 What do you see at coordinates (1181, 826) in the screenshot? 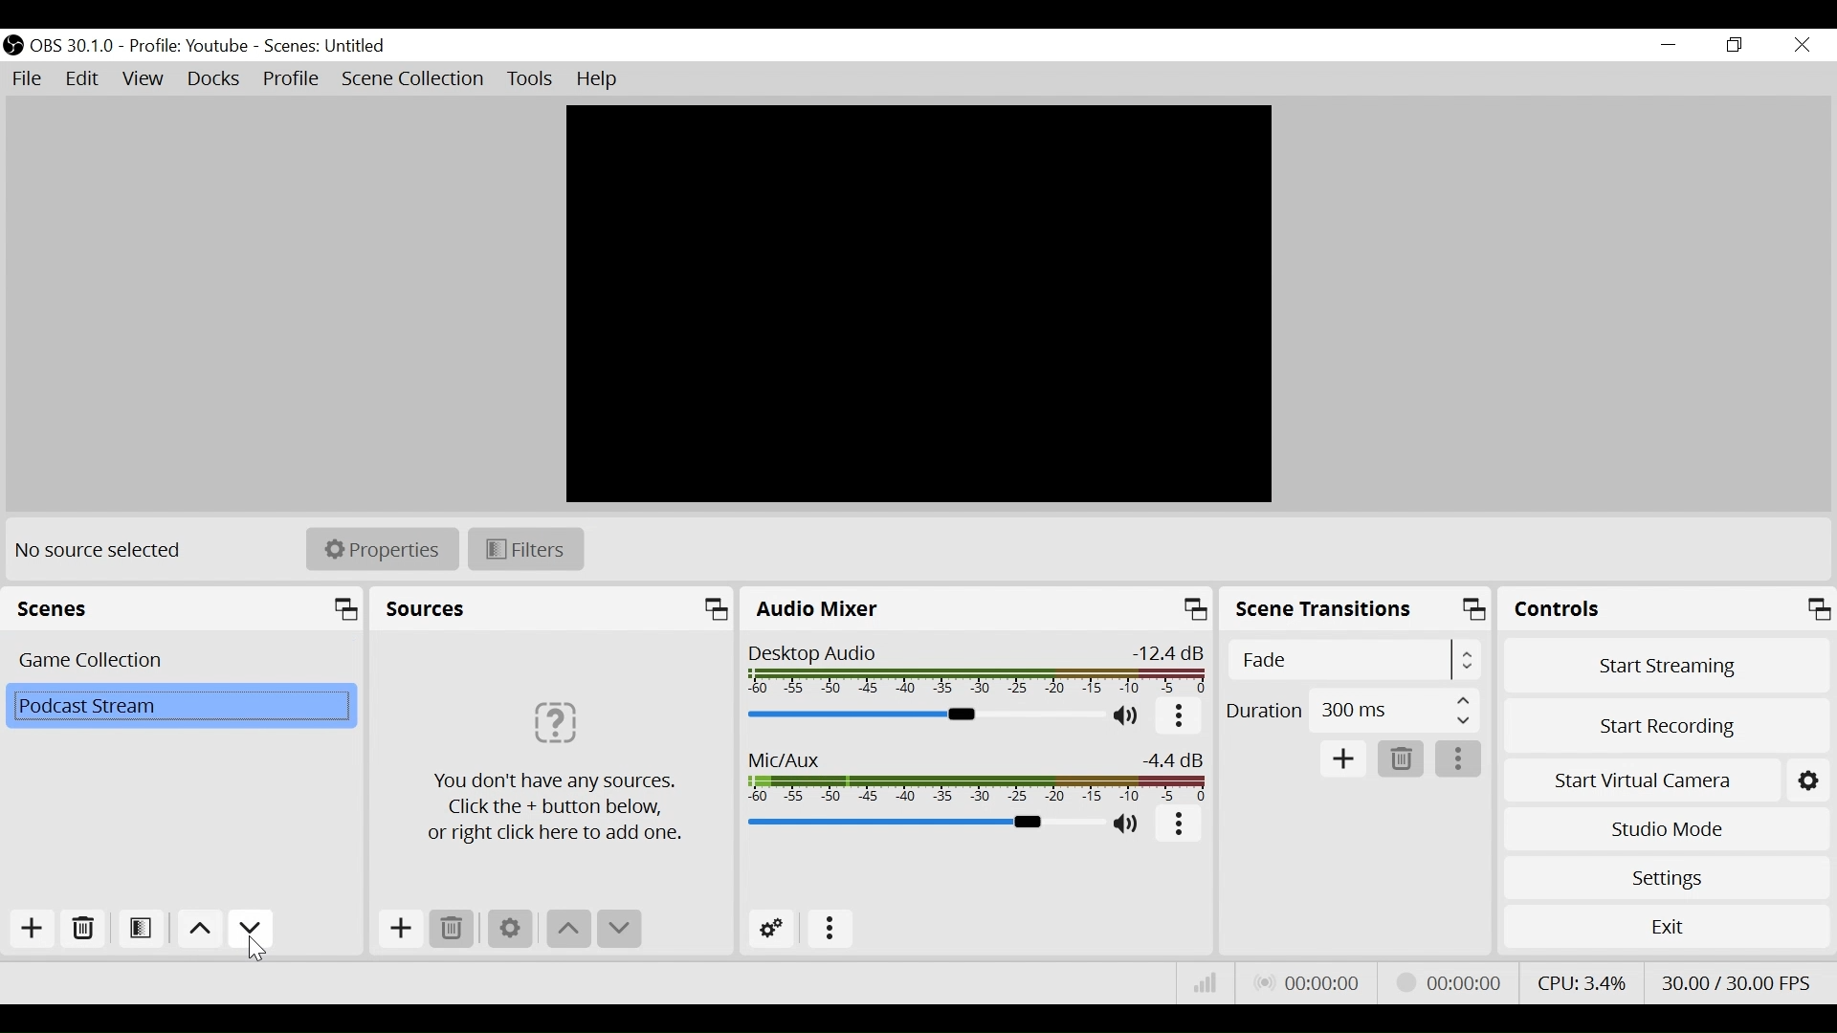
I see `more options` at bounding box center [1181, 826].